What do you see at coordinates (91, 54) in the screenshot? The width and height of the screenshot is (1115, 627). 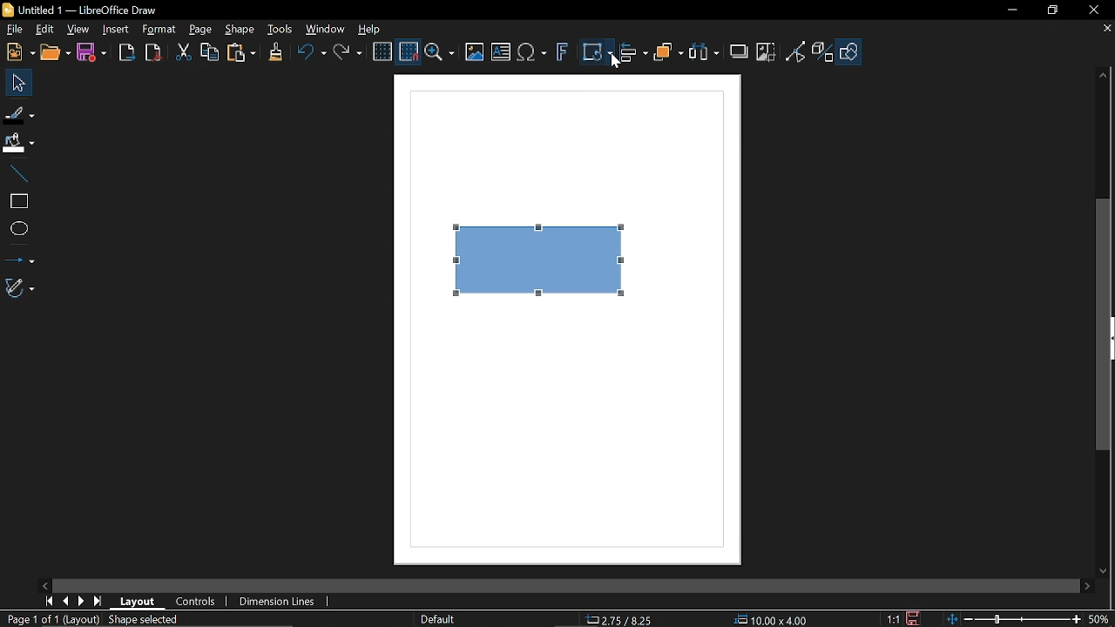 I see `Save` at bounding box center [91, 54].